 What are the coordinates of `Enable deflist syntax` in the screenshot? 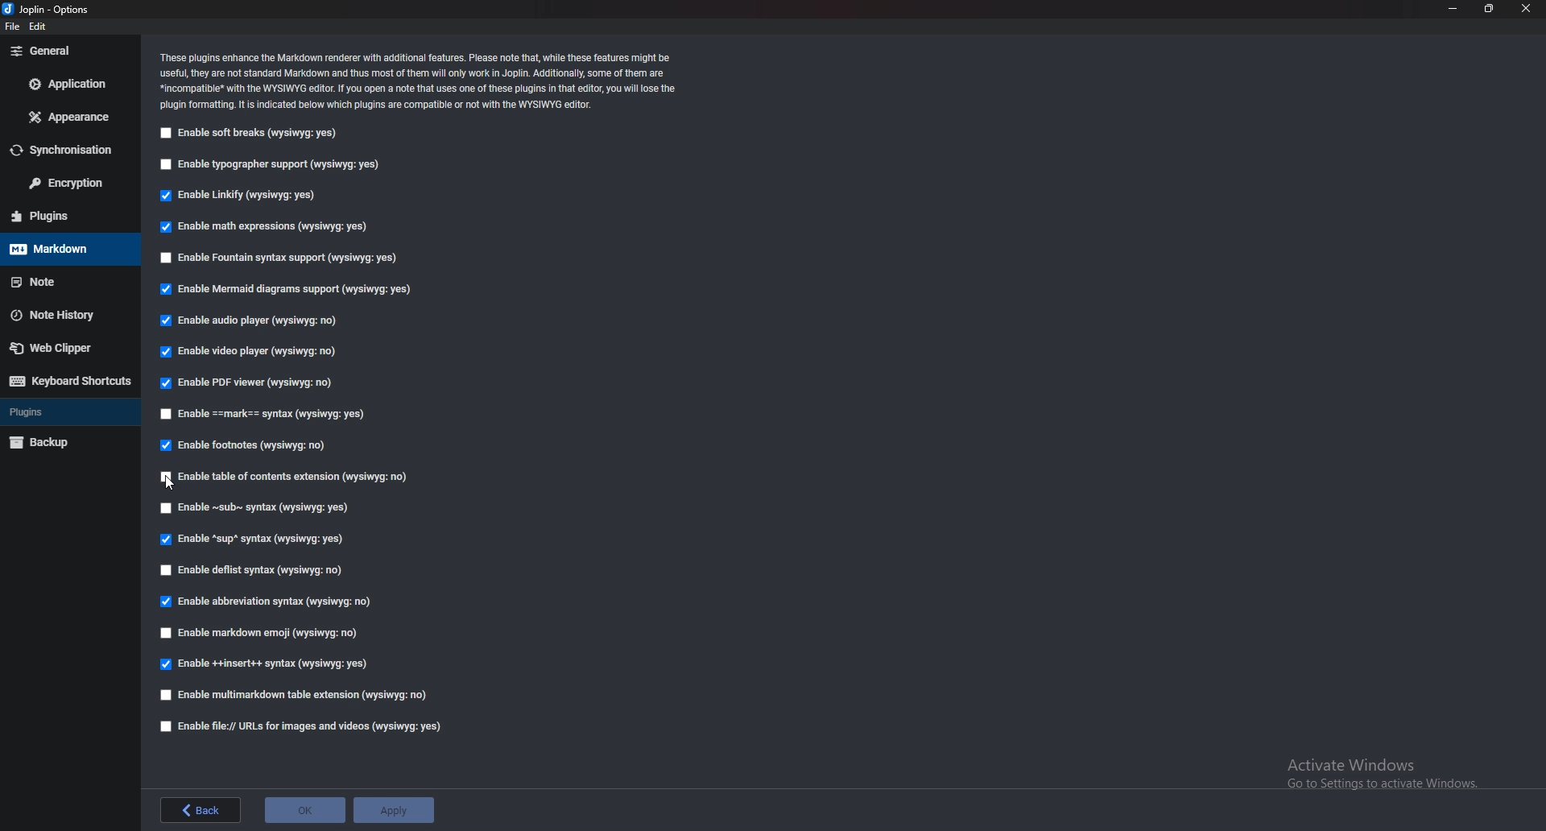 It's located at (260, 568).